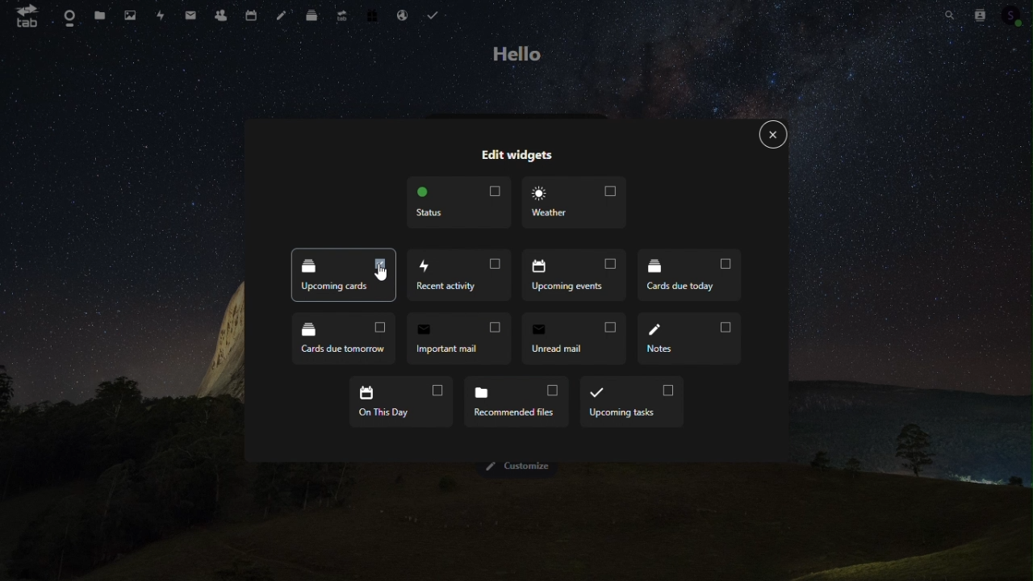 The height and width of the screenshot is (581, 1033). Describe the element at coordinates (101, 17) in the screenshot. I see `Files` at that location.